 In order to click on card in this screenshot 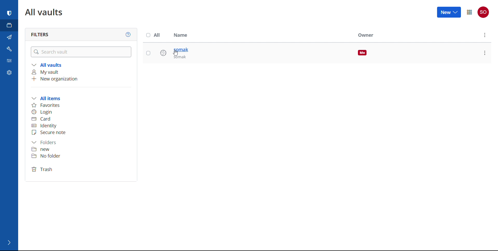, I will do `click(80, 119)`.